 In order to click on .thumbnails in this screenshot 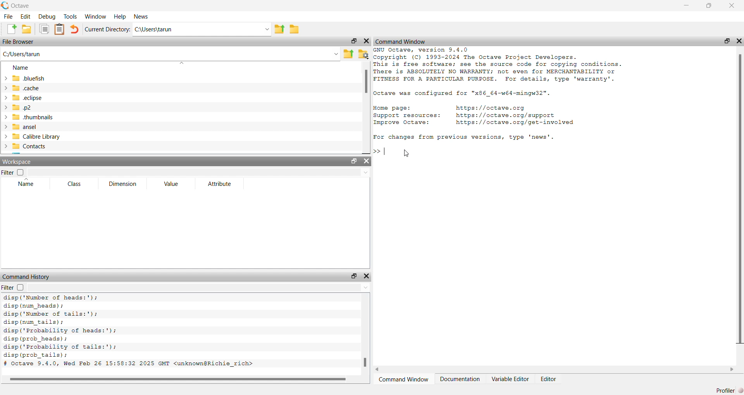, I will do `click(33, 117)`.